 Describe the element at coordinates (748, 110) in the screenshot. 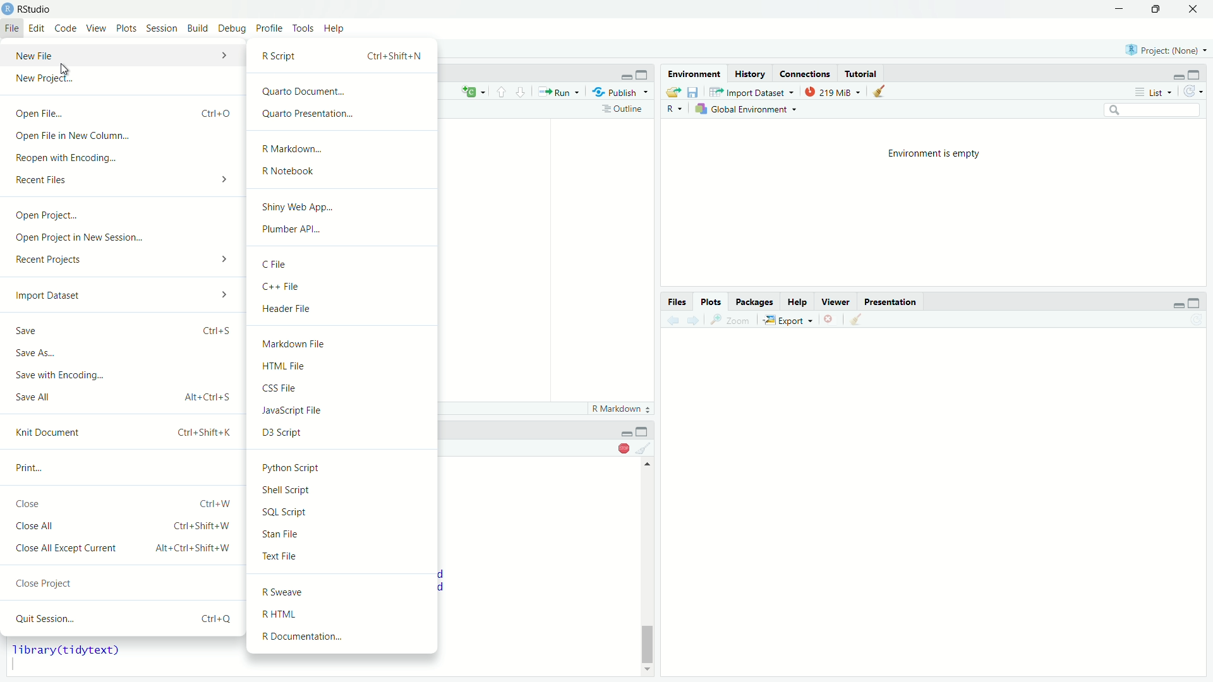

I see `global environment` at that location.